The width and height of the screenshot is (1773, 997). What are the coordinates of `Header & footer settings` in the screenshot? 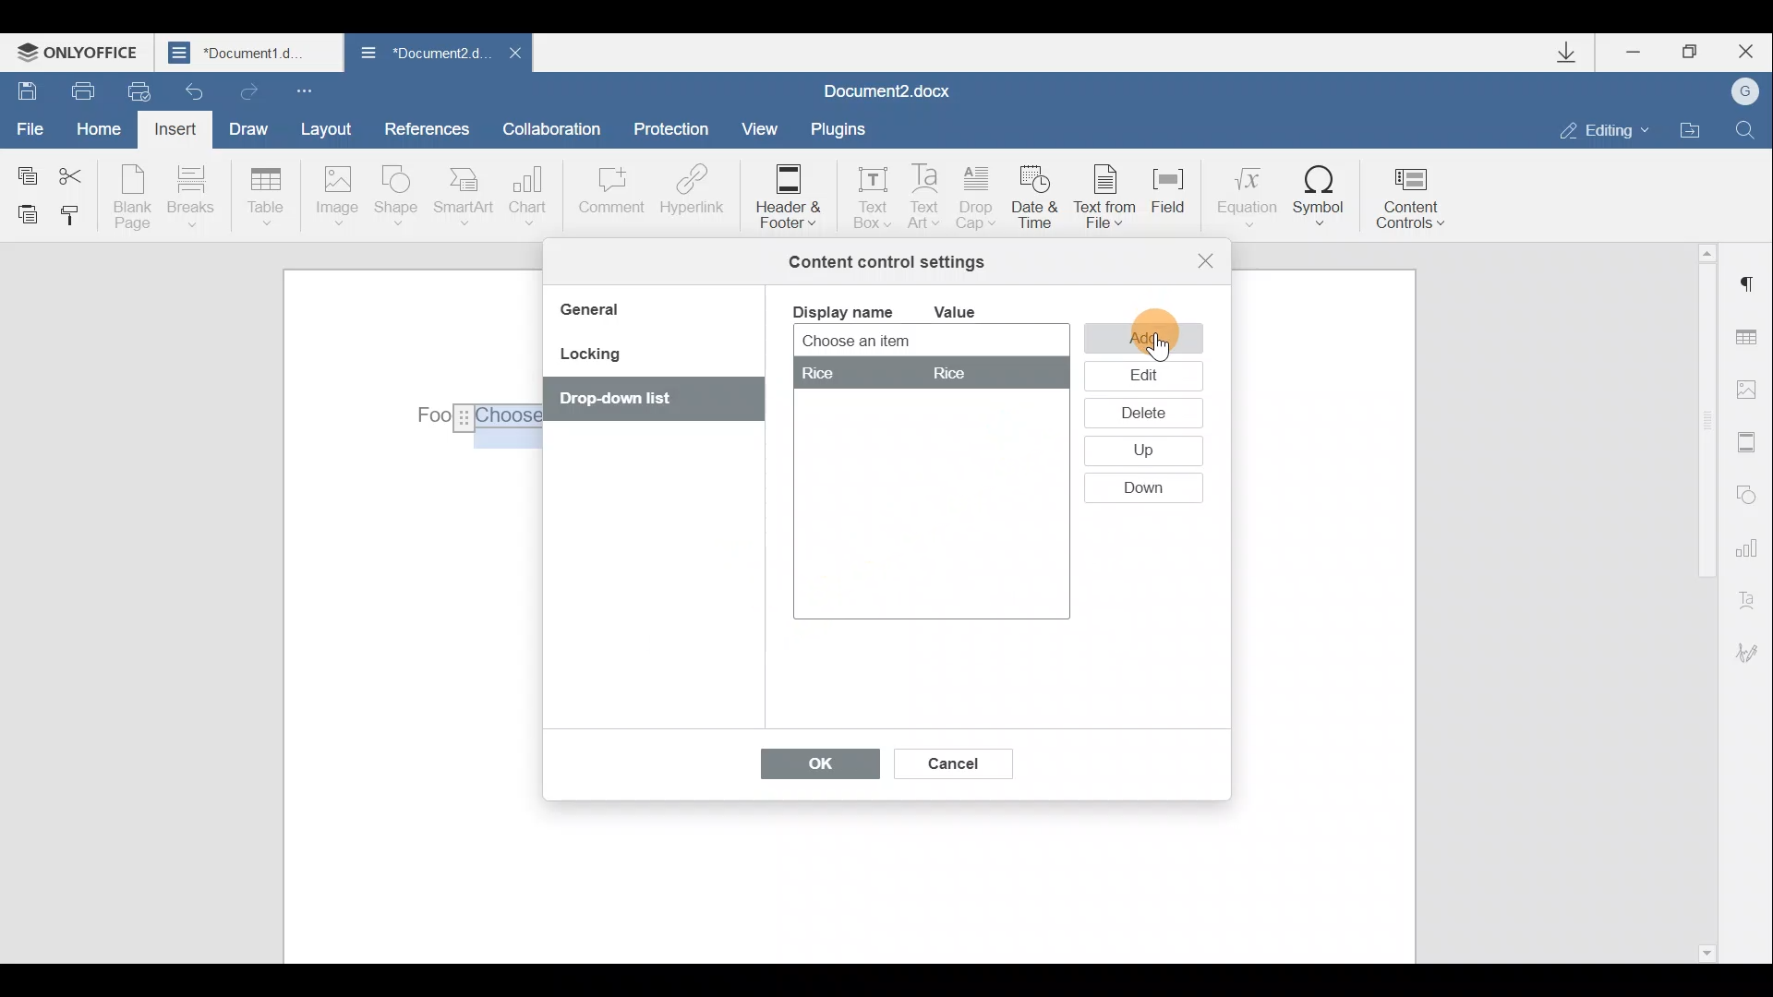 It's located at (1751, 441).